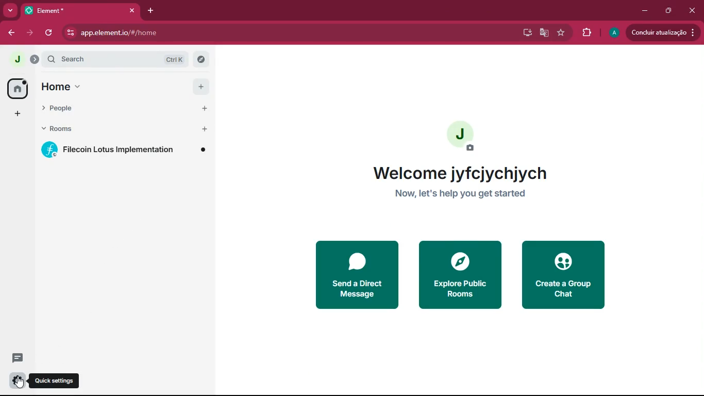 This screenshot has height=396, width=704. What do you see at coordinates (225, 32) in the screenshot?
I see `app.elementio/#/home` at bounding box center [225, 32].